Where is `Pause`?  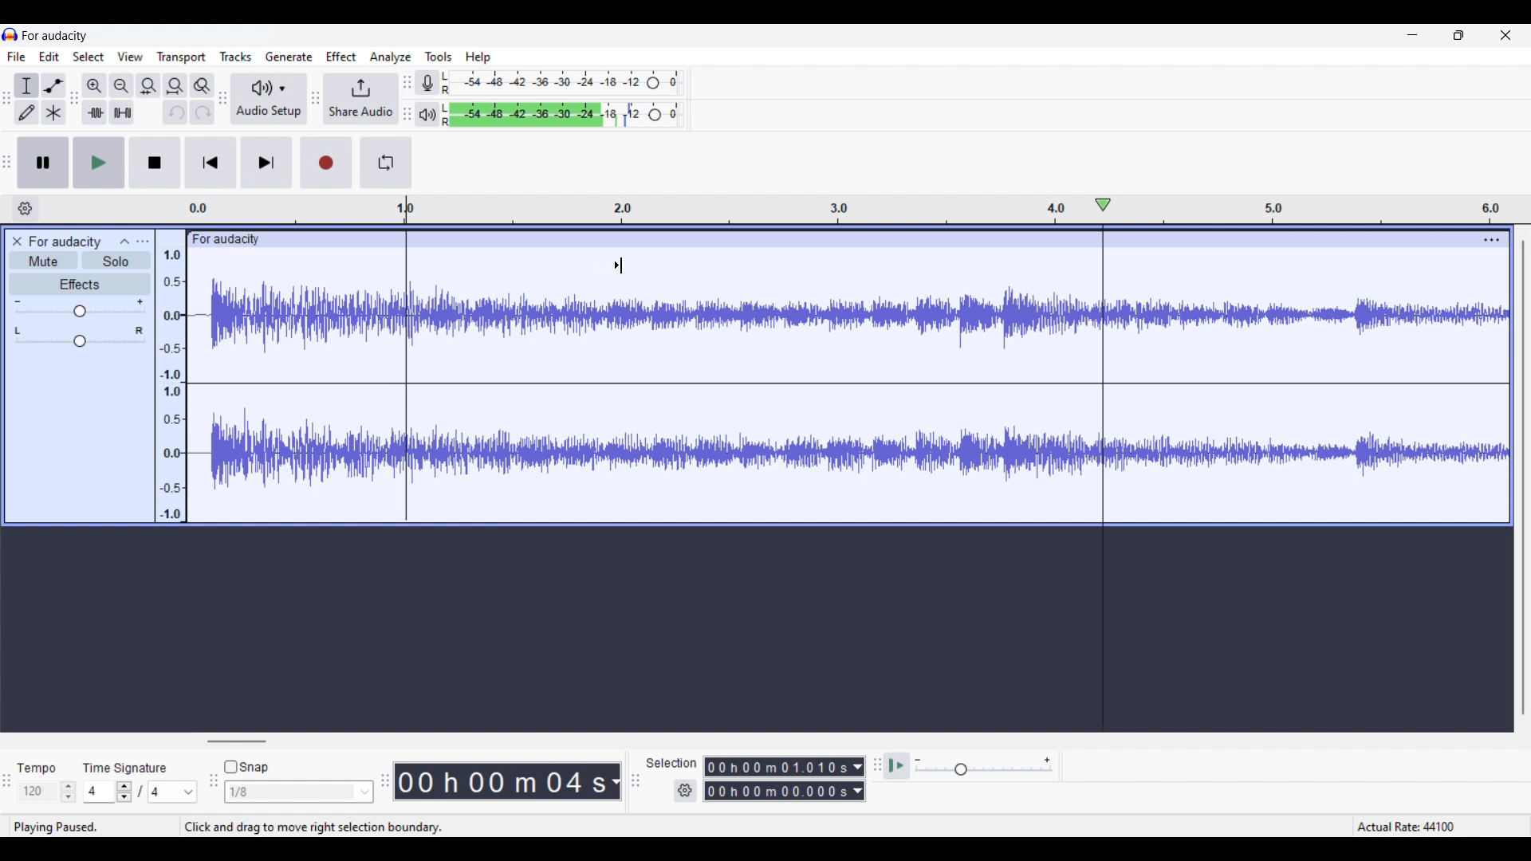
Pause is located at coordinates (43, 163).